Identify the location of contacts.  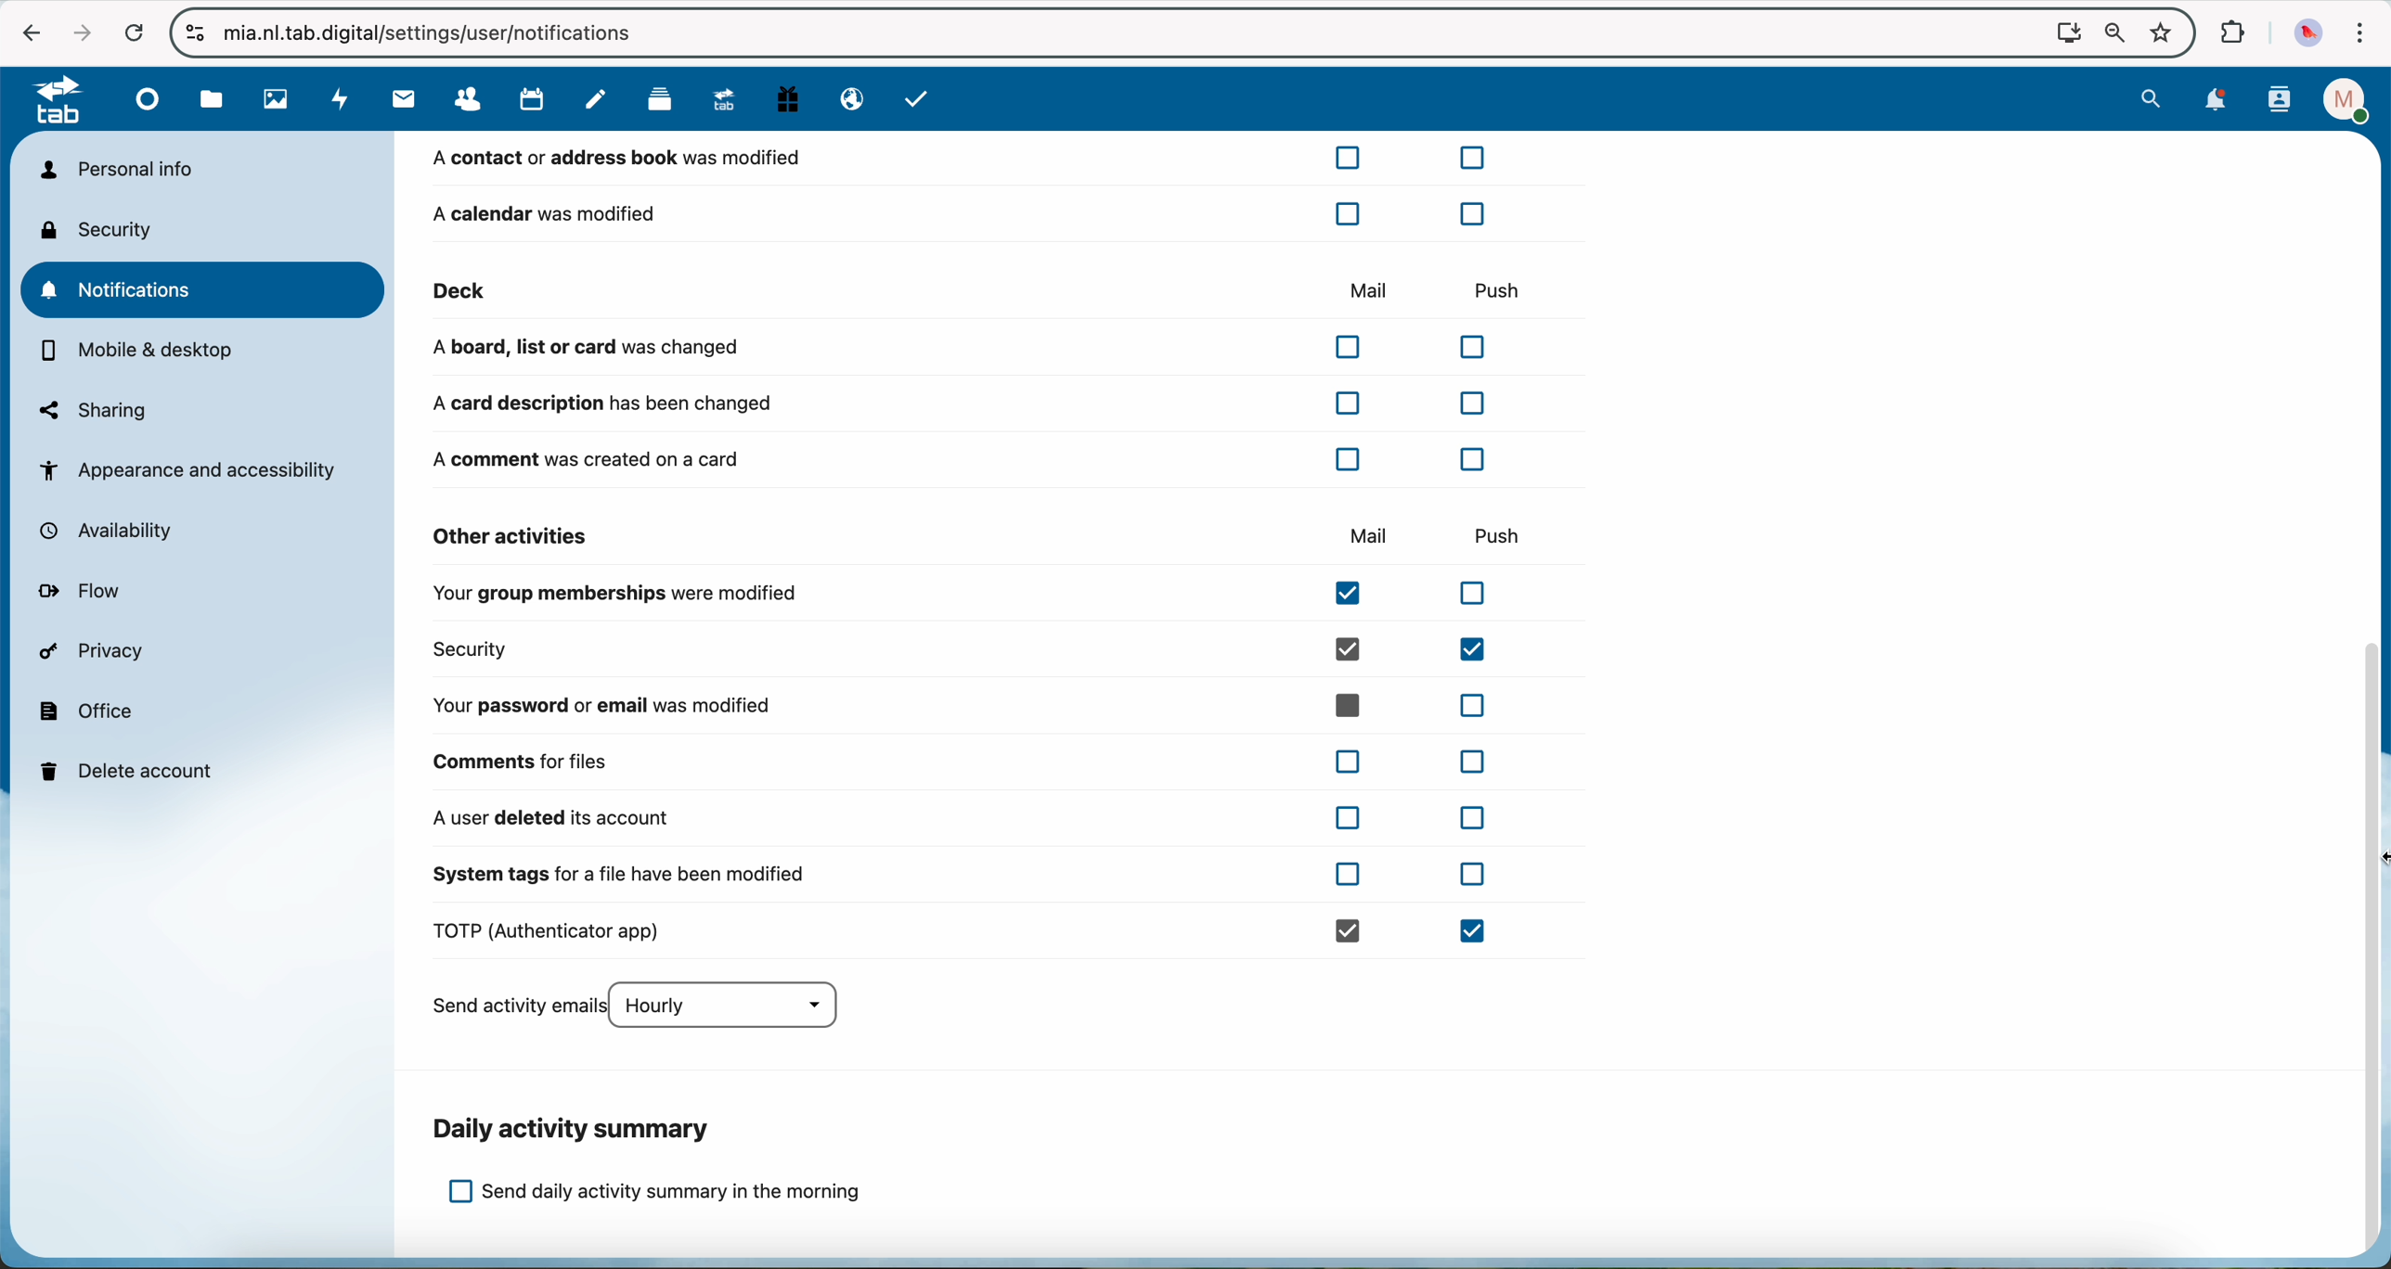
(2279, 101).